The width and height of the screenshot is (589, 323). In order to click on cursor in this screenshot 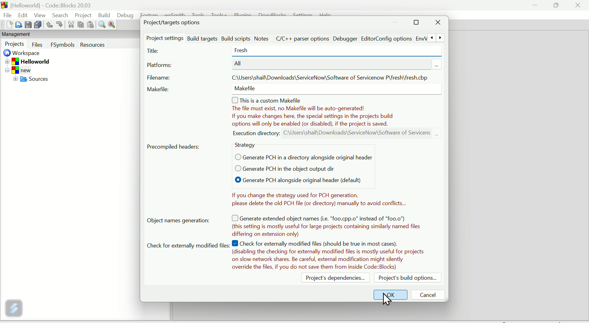, I will do `click(386, 298)`.